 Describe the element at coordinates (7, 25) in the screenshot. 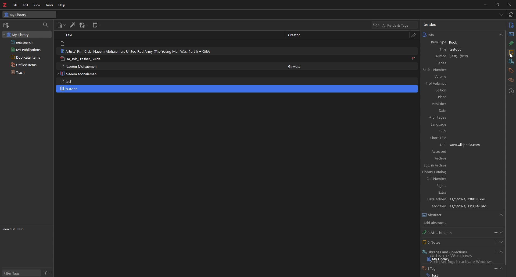

I see `new collections` at that location.